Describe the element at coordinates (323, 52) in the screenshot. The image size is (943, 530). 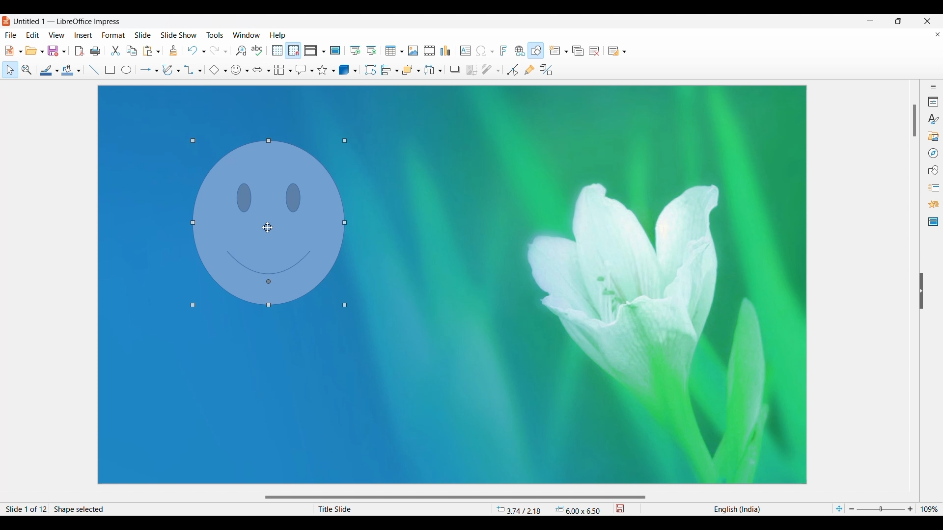
I see `View options` at that location.